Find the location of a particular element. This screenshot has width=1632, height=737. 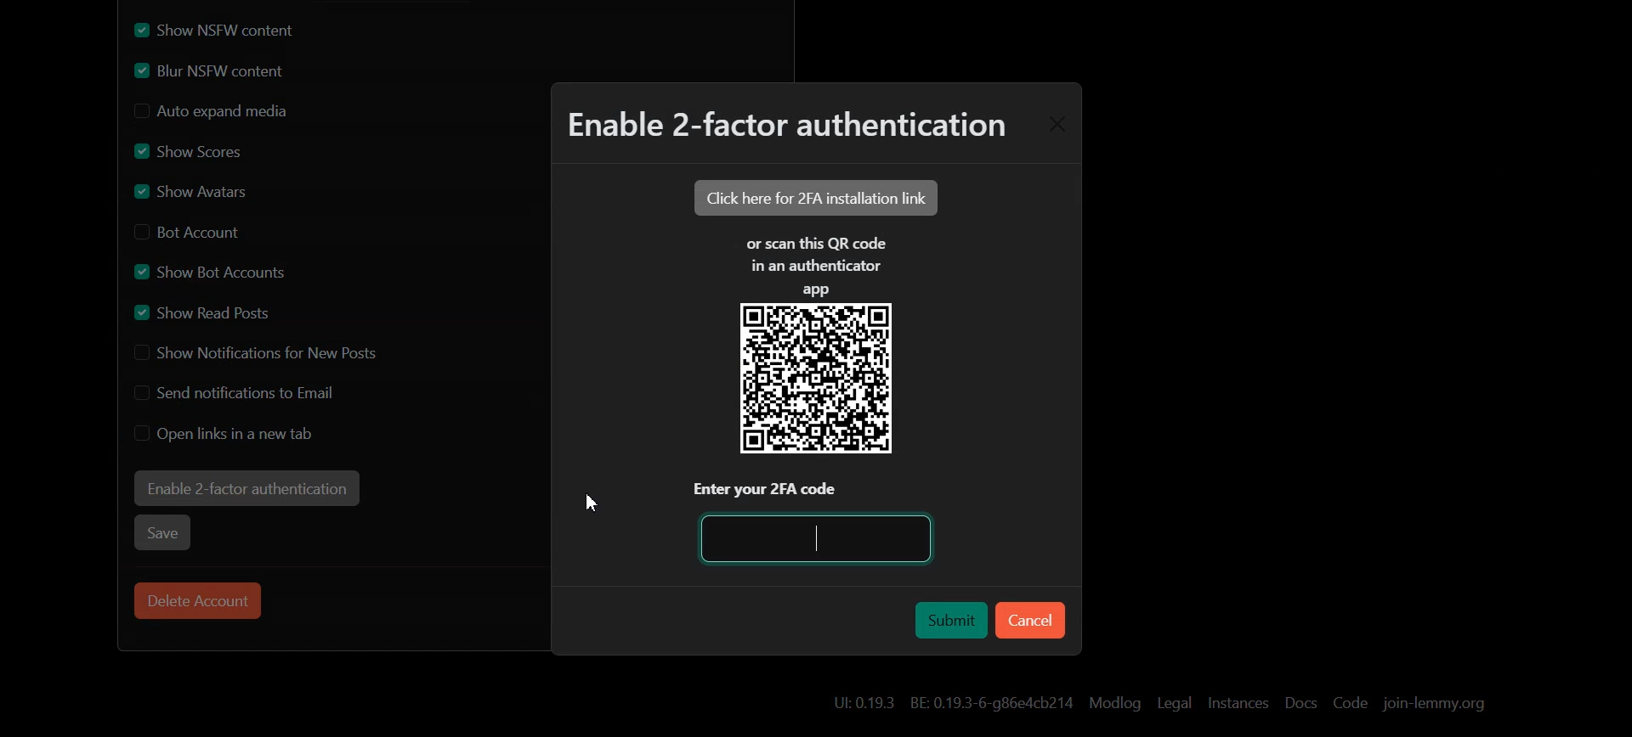

2FA code is located at coordinates (820, 537).